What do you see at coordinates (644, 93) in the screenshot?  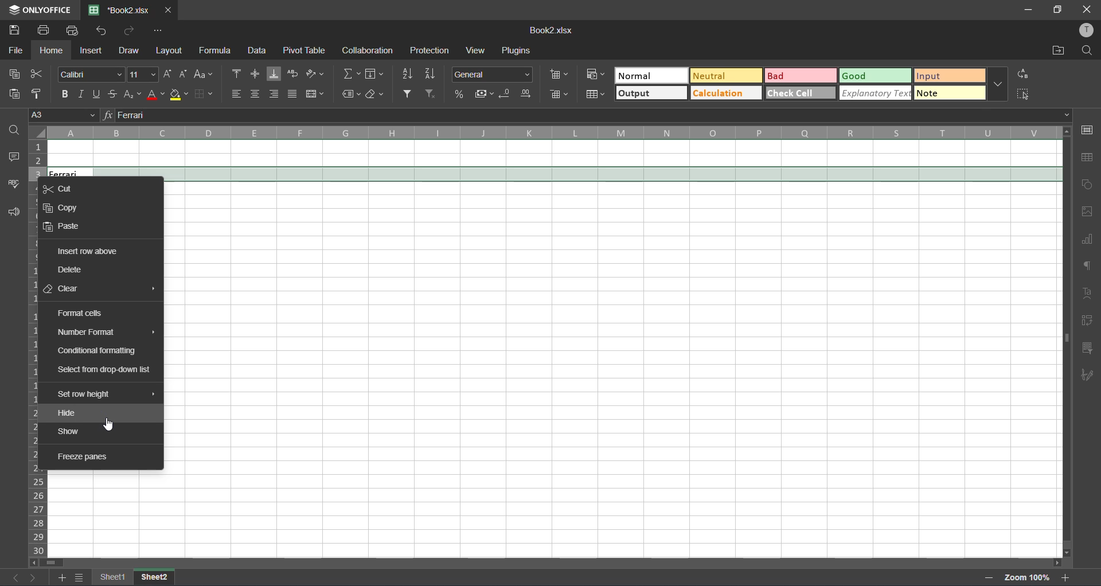 I see `output` at bounding box center [644, 93].